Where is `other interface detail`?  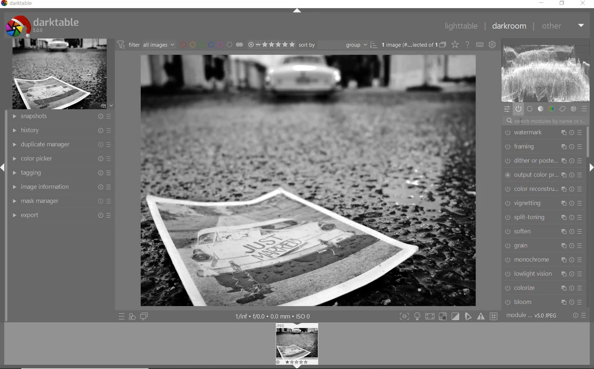 other interface detail is located at coordinates (273, 316).